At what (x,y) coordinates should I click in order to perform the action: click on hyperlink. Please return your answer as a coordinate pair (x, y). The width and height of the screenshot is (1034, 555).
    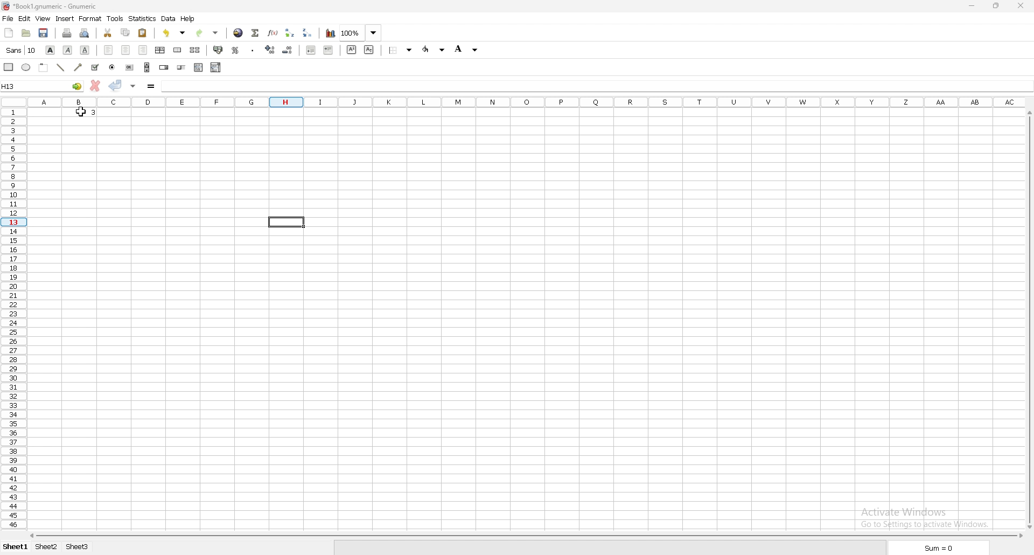
    Looking at the image, I should click on (239, 33).